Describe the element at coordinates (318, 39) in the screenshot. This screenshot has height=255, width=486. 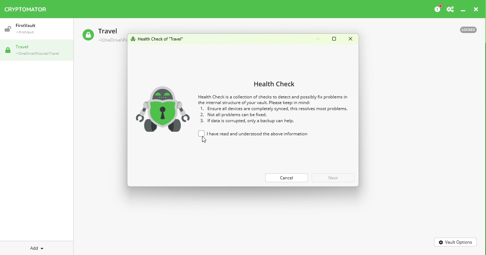
I see `Minimize` at that location.